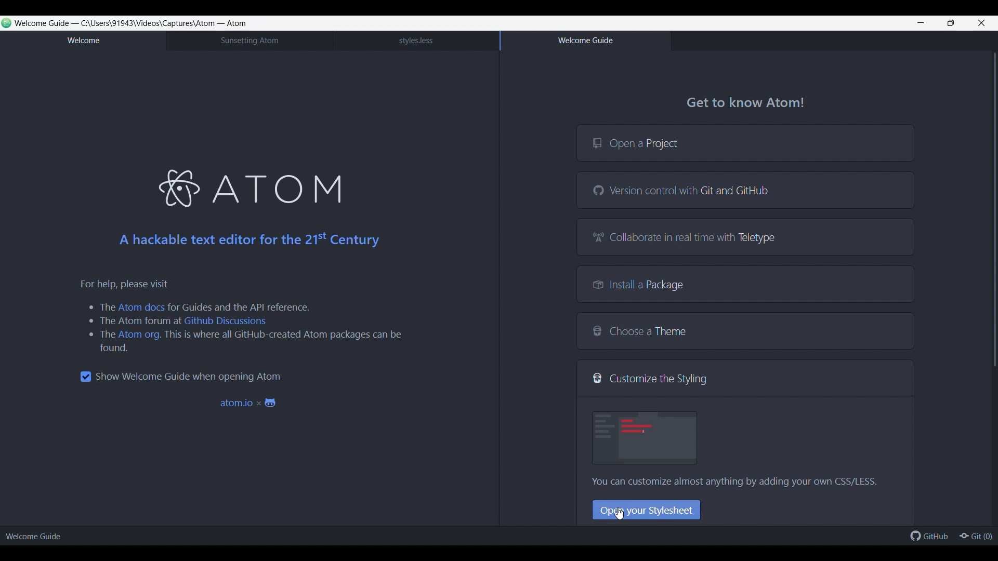 The image size is (998, 561). I want to click on Atom org, so click(139, 335).